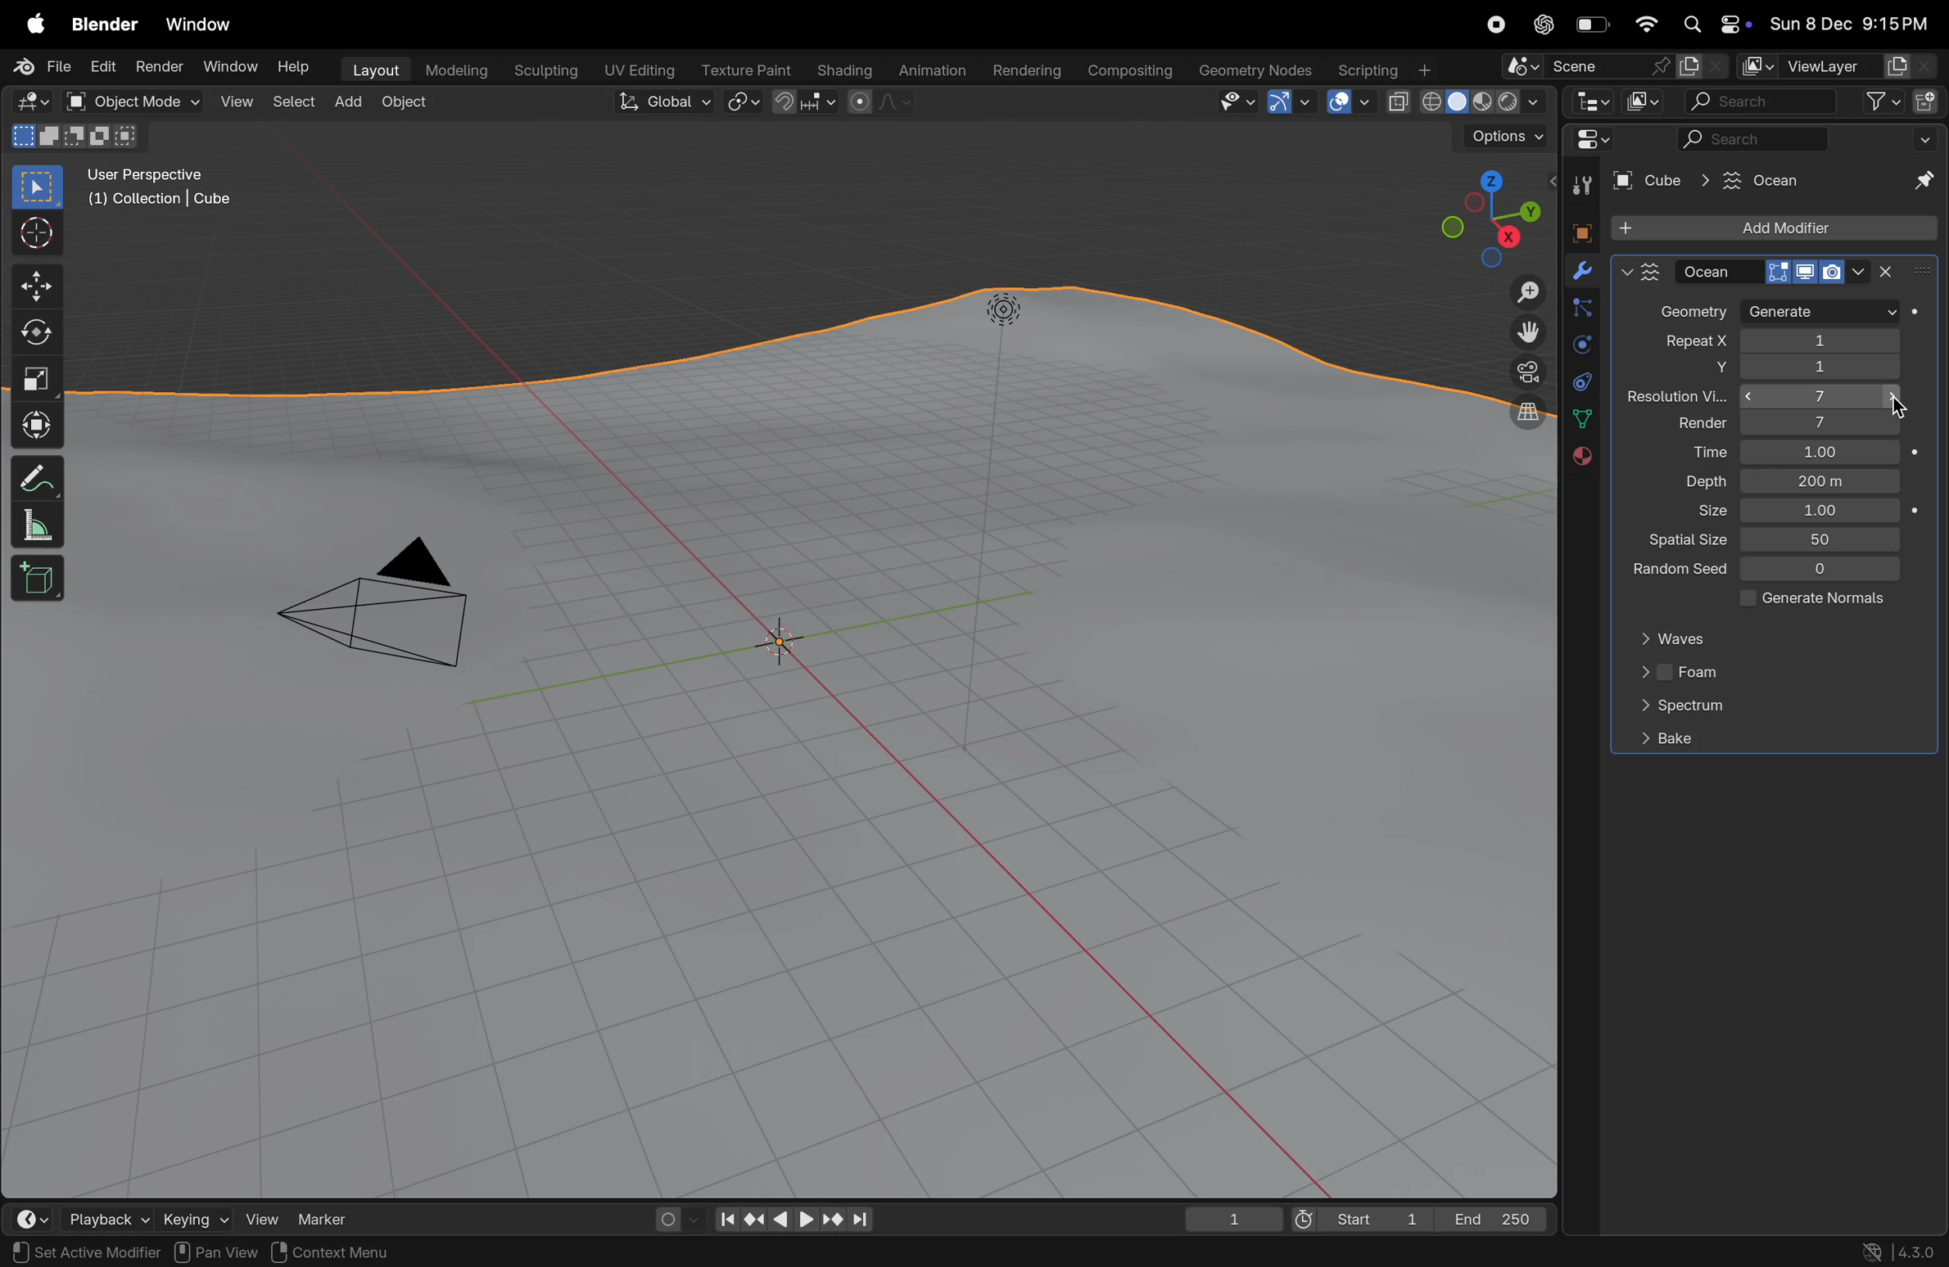 The width and height of the screenshot is (1949, 1267). I want to click on physics, so click(1580, 345).